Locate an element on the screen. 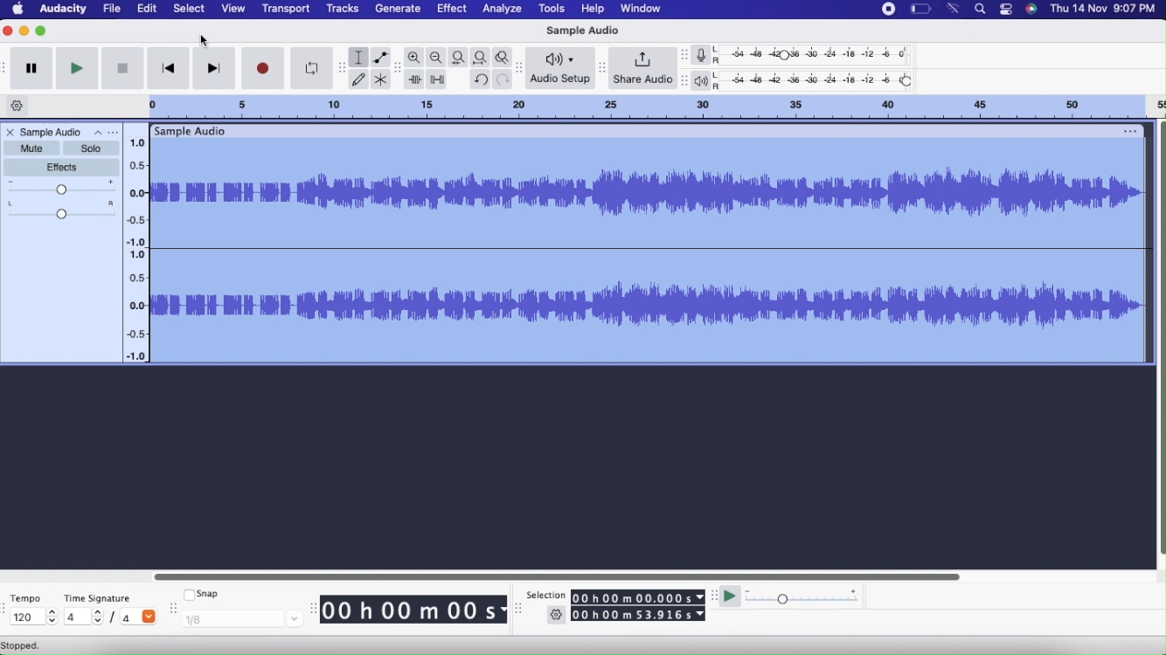 The width and height of the screenshot is (1166, 655). Recording level is located at coordinates (817, 53).